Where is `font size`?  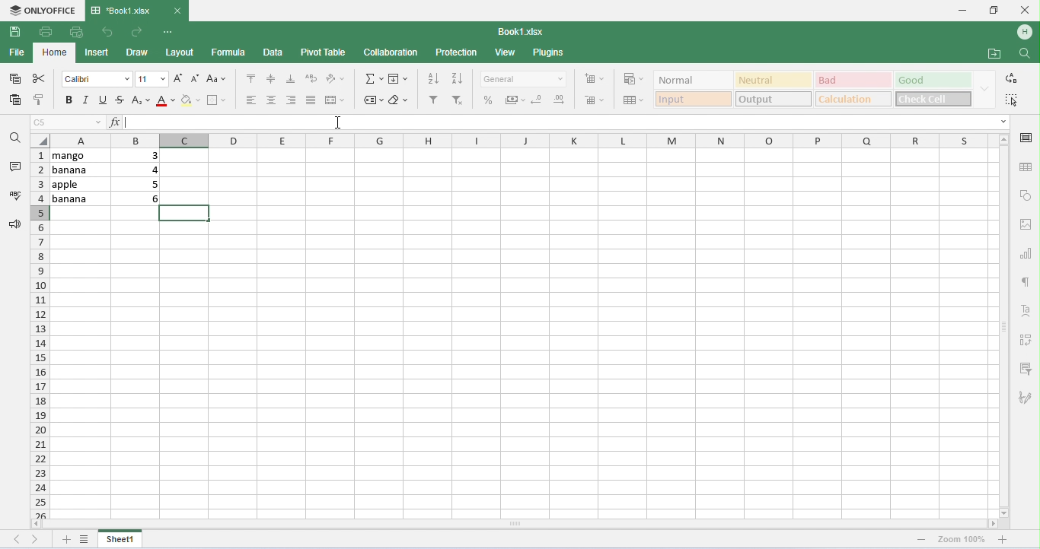
font size is located at coordinates (152, 79).